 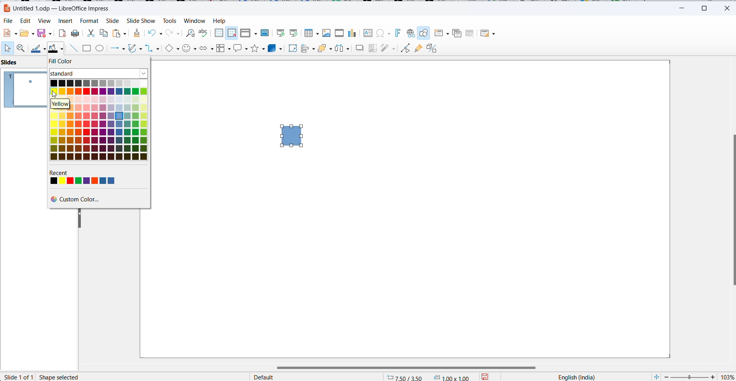 I want to click on color options, so click(x=100, y=120).